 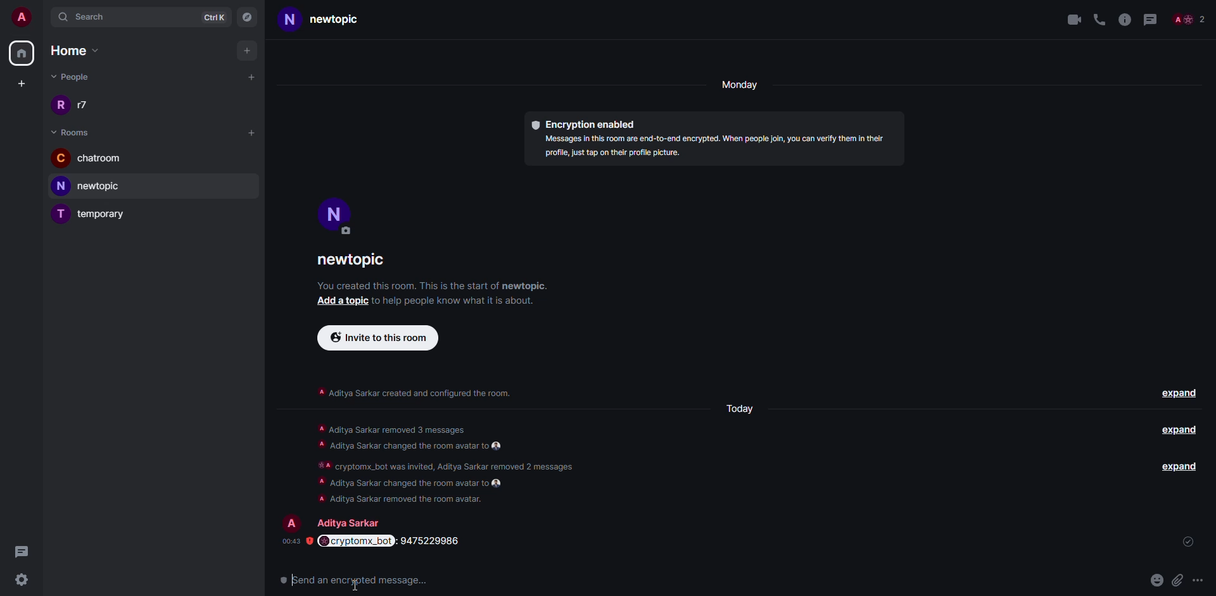 What do you see at coordinates (1177, 468) in the screenshot?
I see `expand` at bounding box center [1177, 468].